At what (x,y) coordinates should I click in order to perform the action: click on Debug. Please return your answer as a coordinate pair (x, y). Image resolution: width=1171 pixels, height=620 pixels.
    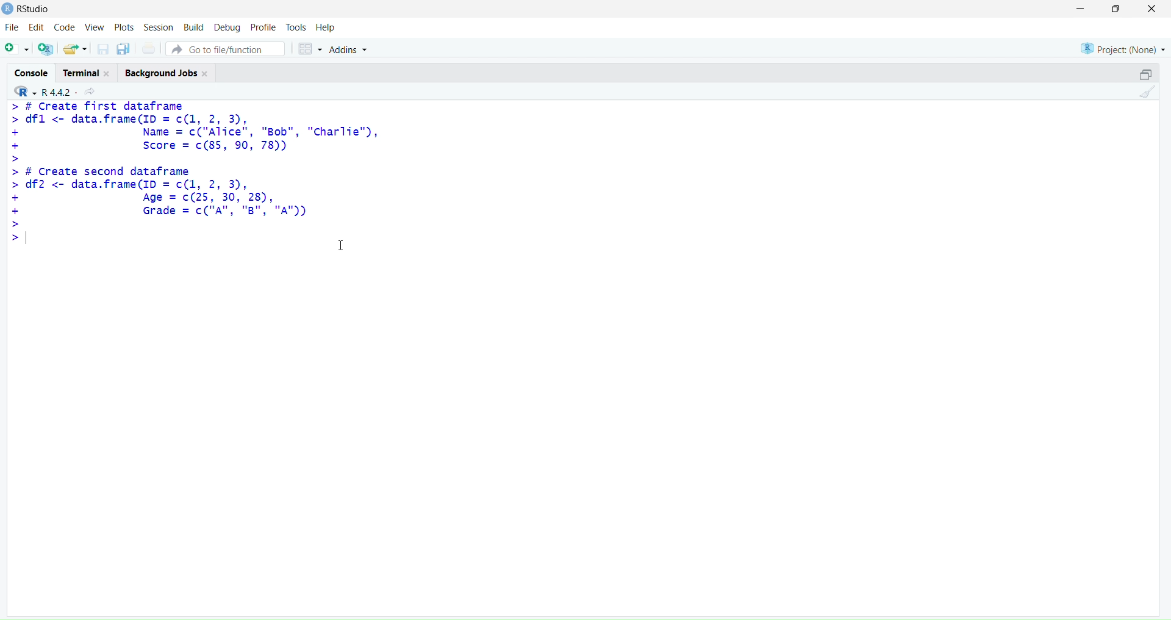
    Looking at the image, I should click on (227, 28).